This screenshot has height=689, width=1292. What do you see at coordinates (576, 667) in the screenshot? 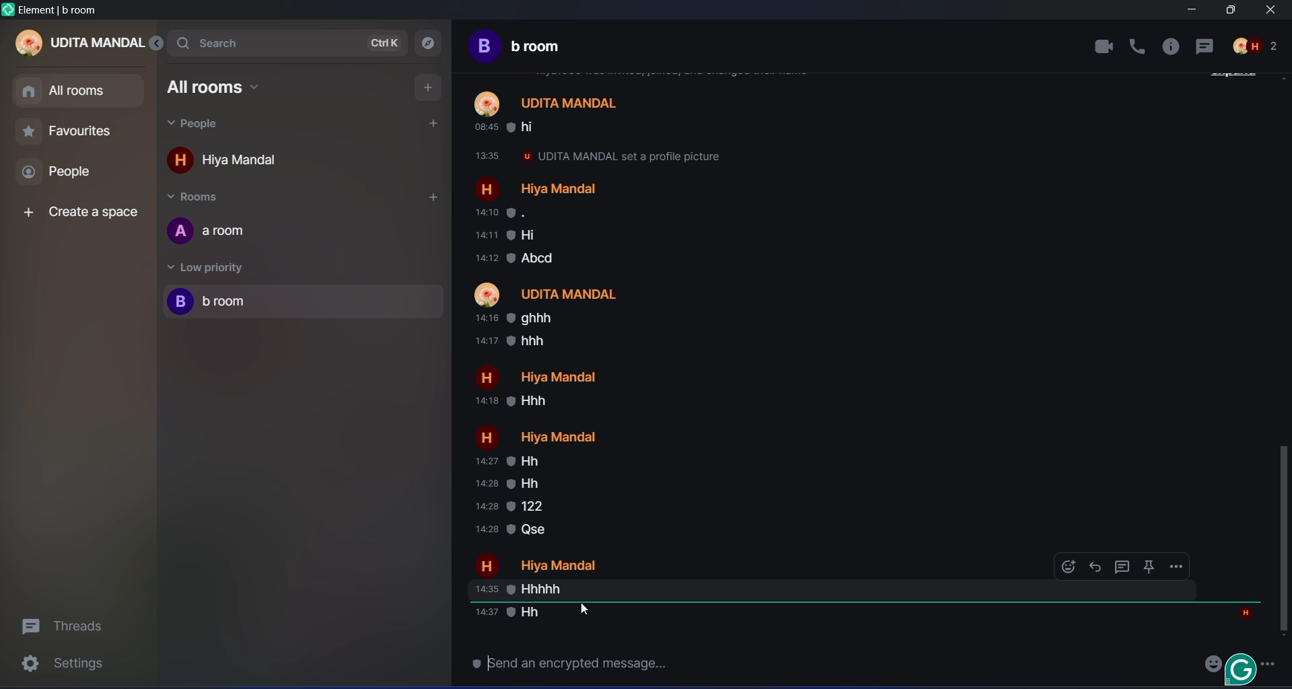
I see `send a encrypted message` at bounding box center [576, 667].